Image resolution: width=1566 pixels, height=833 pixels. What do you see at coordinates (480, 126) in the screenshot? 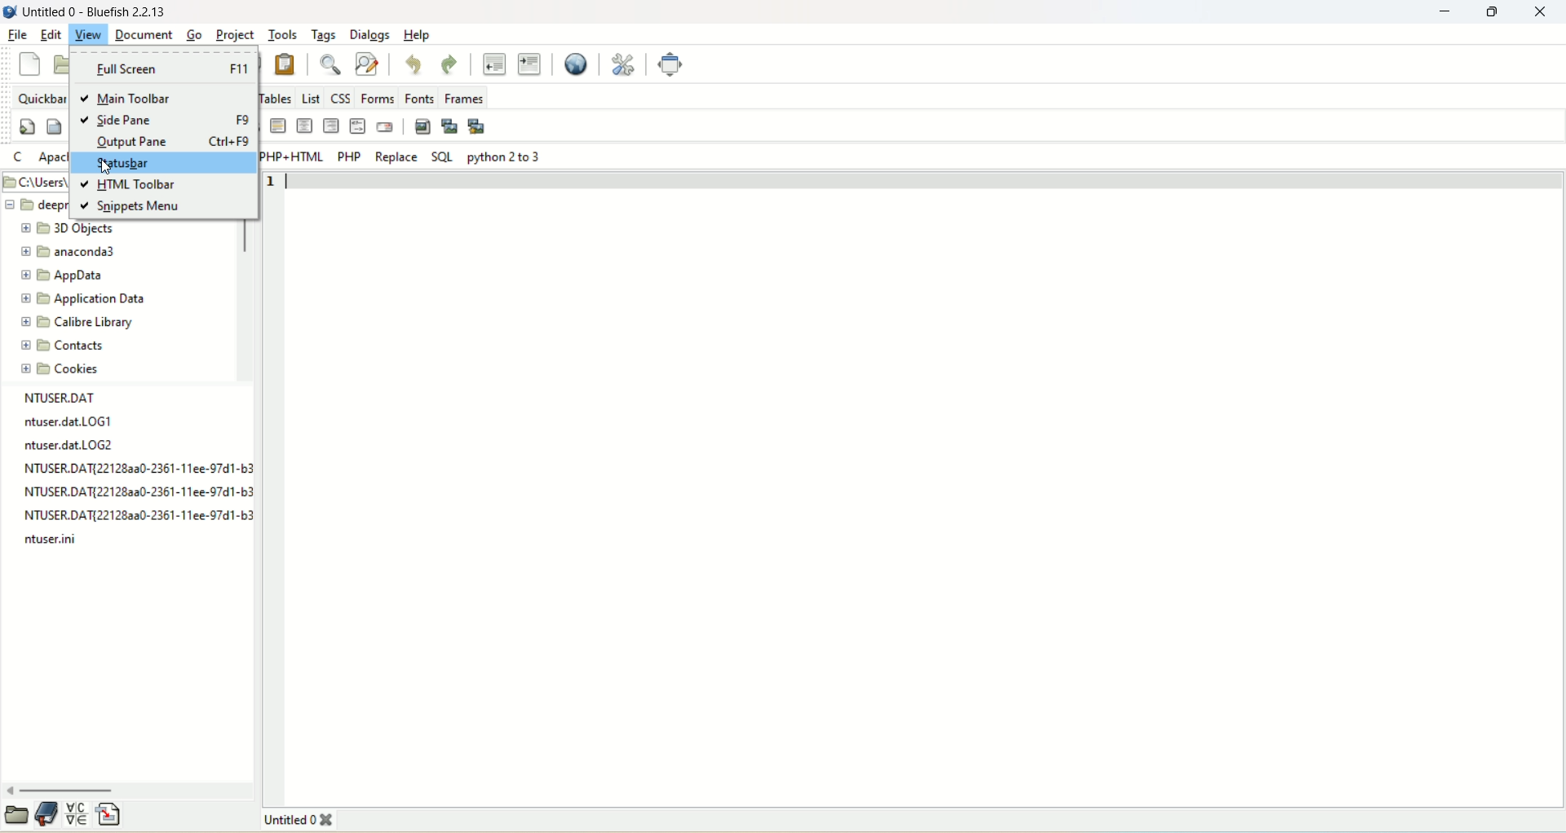
I see `multi-thumbnail` at bounding box center [480, 126].